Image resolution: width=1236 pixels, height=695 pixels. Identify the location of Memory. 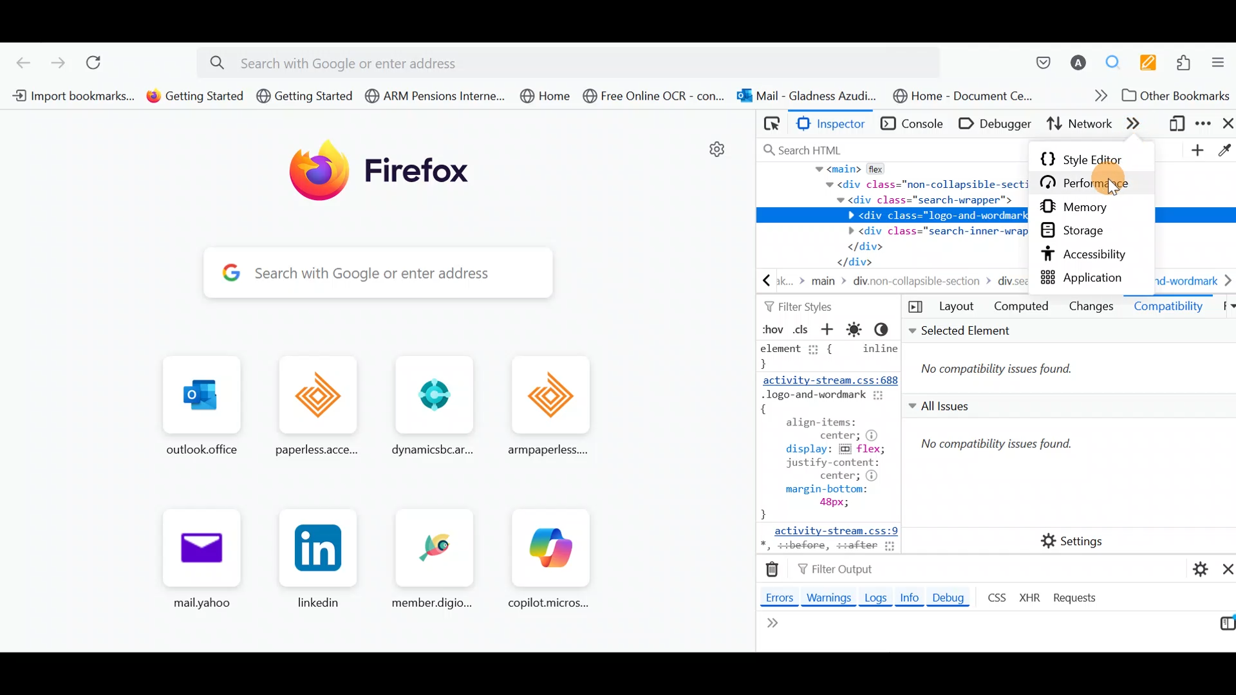
(1088, 208).